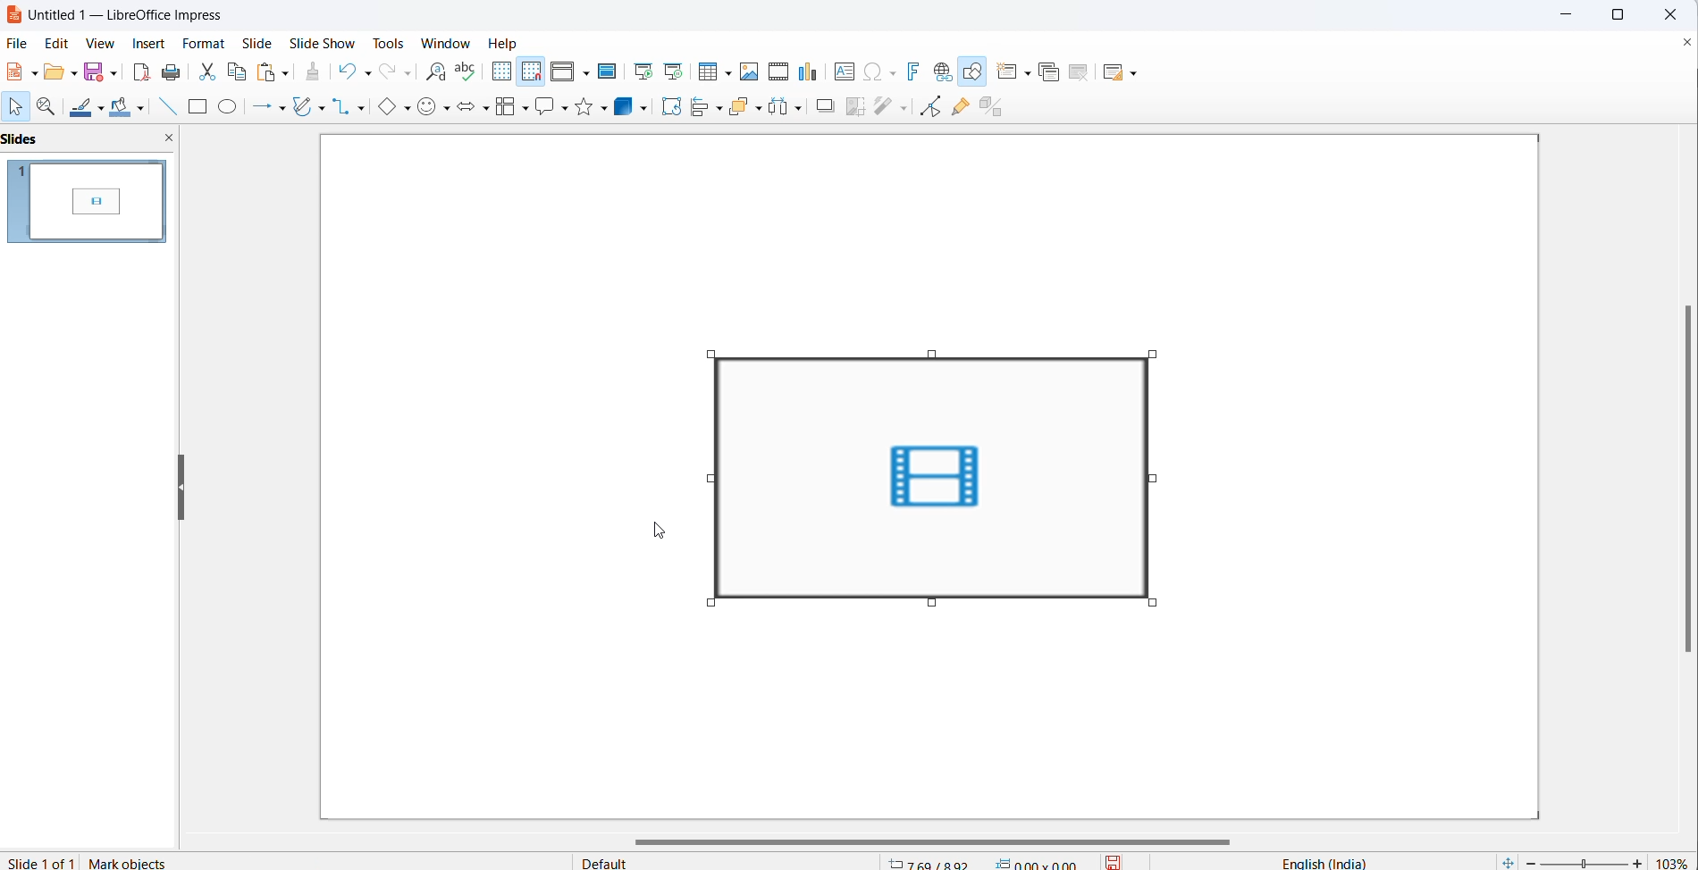 This screenshot has width=1698, height=870. What do you see at coordinates (237, 73) in the screenshot?
I see `copy` at bounding box center [237, 73].